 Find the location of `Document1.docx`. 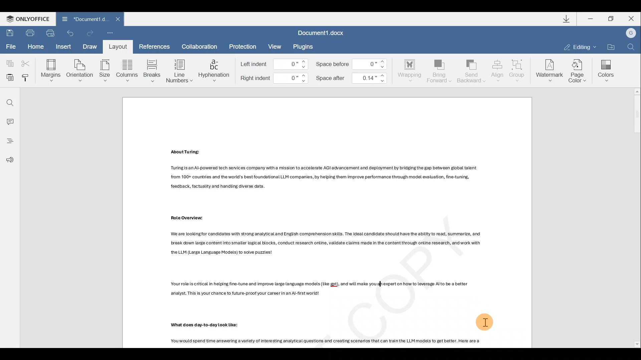

Document1.docx is located at coordinates (323, 33).